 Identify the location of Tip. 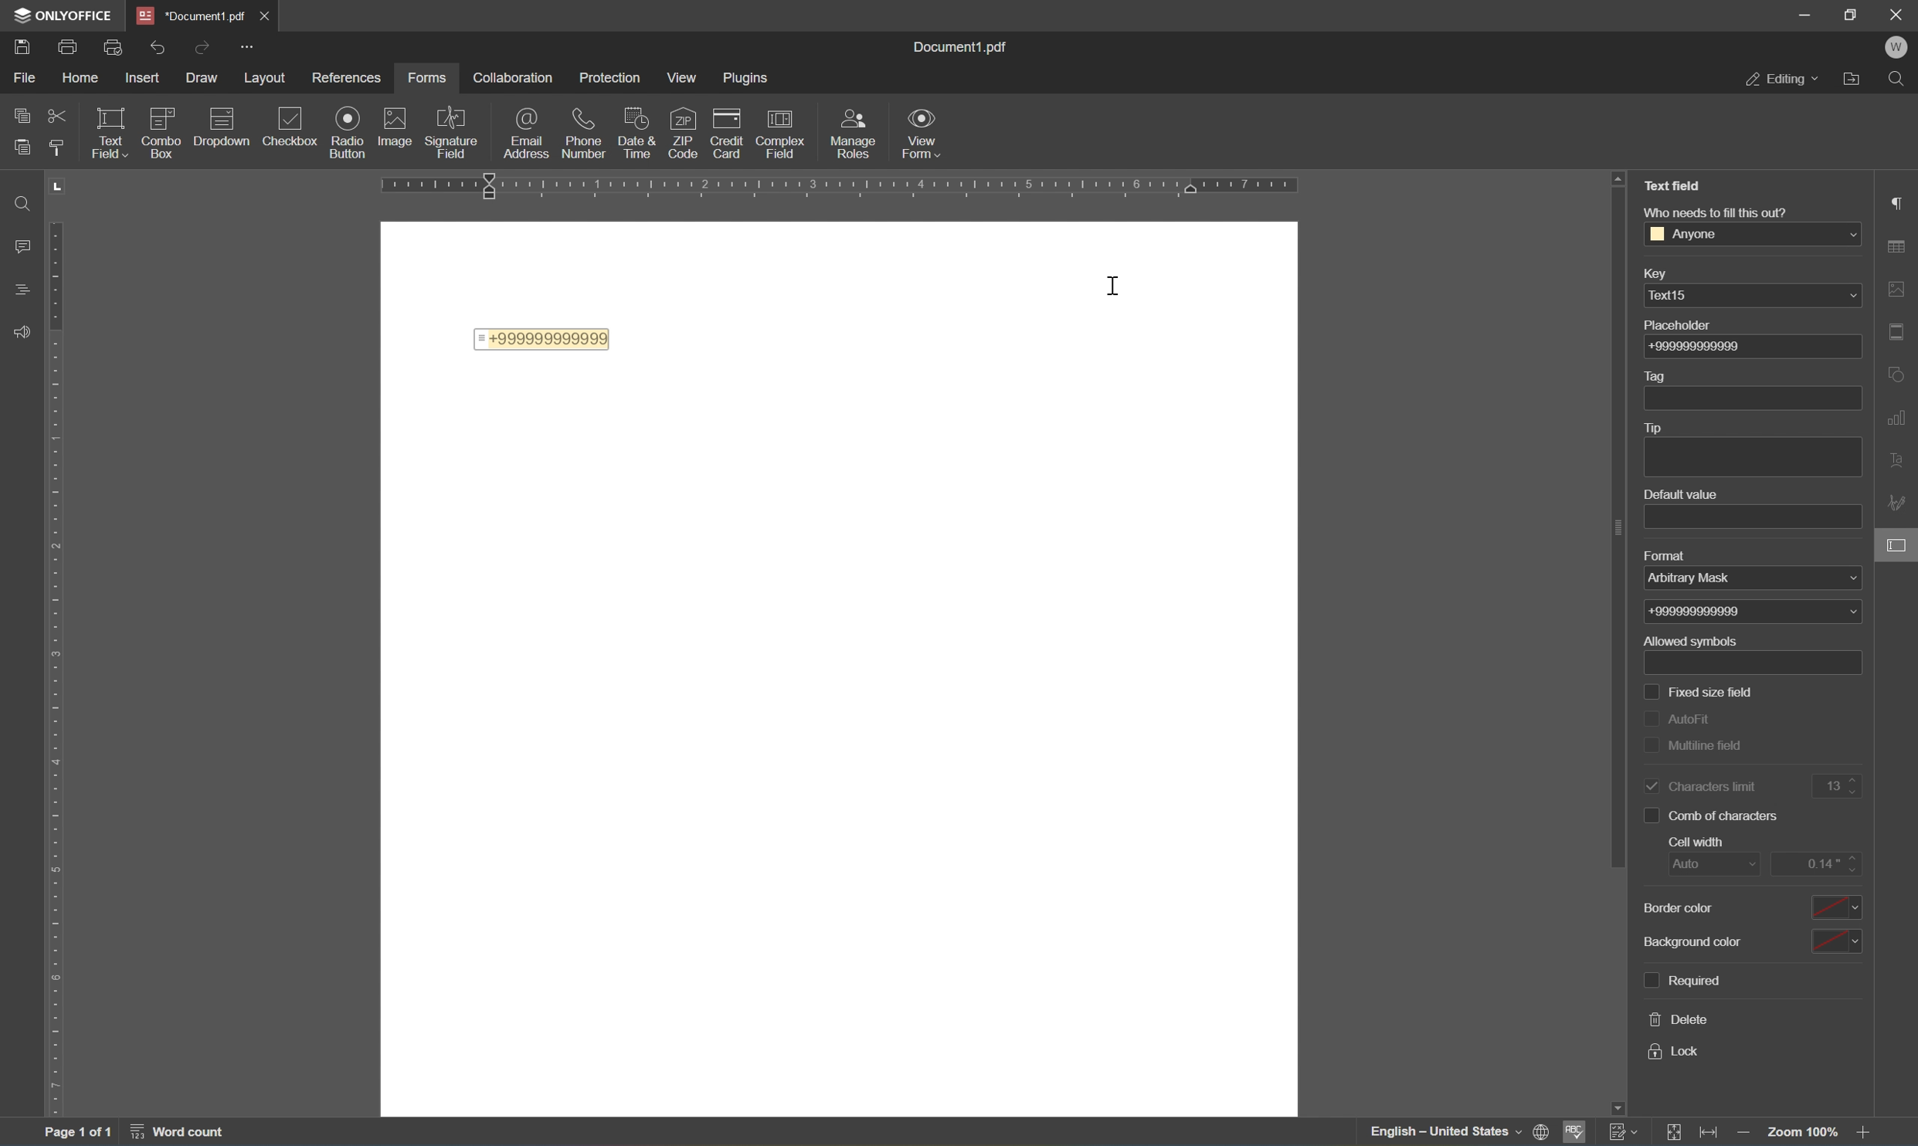
(1655, 428).